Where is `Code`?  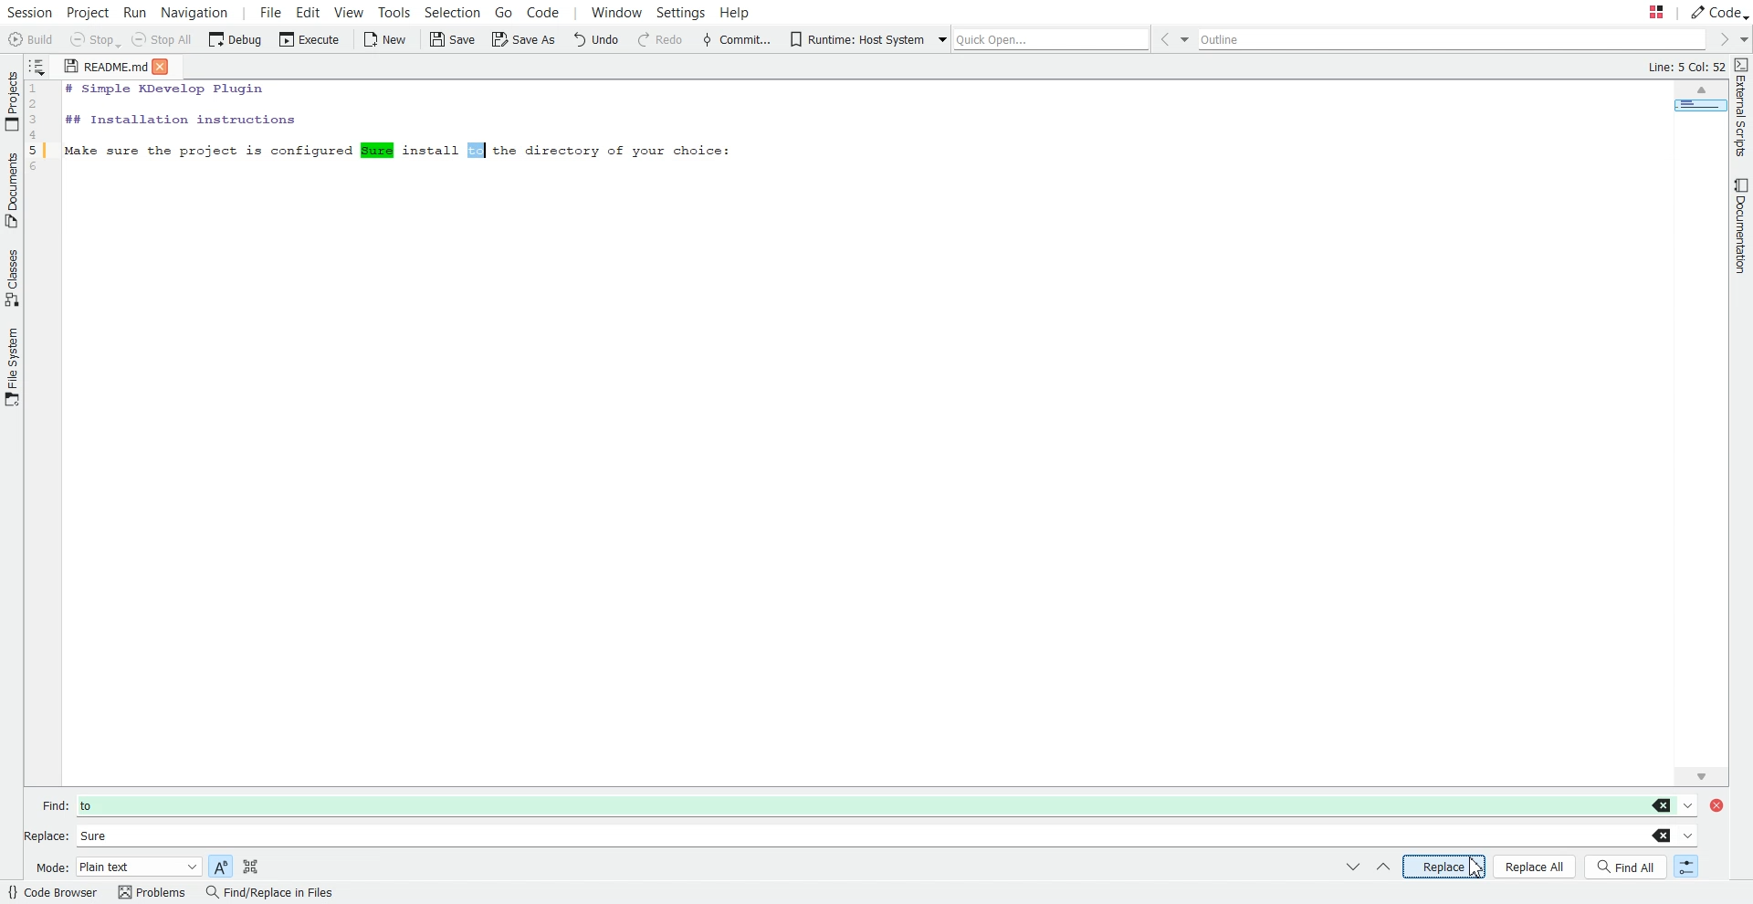
Code is located at coordinates (553, 13).